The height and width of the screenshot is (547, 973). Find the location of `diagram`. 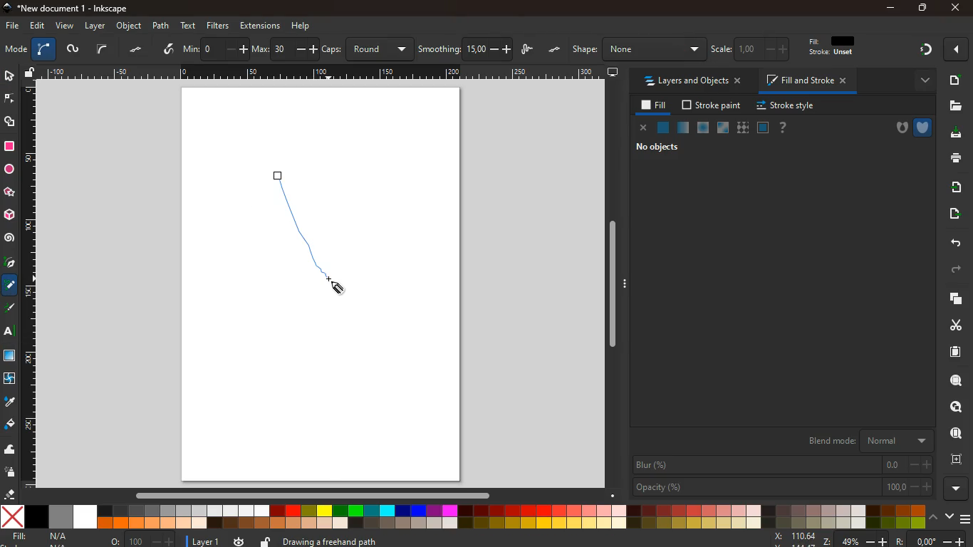

diagram is located at coordinates (925, 51).